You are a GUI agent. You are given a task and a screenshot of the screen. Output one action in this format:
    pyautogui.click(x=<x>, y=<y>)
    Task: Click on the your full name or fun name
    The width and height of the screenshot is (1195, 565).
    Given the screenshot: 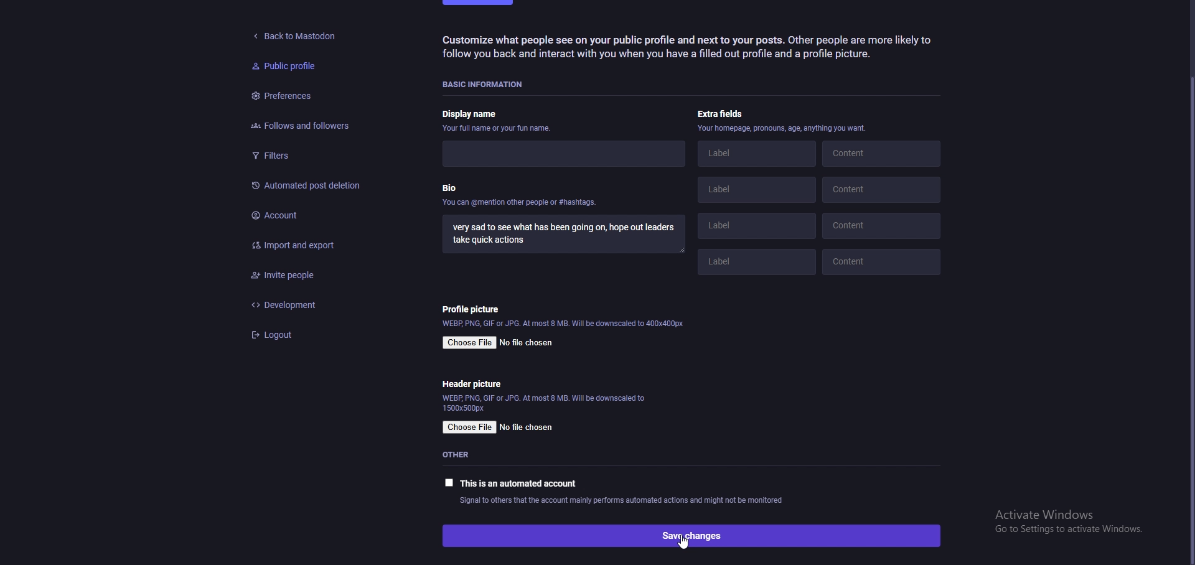 What is the action you would take?
    pyautogui.click(x=500, y=129)
    